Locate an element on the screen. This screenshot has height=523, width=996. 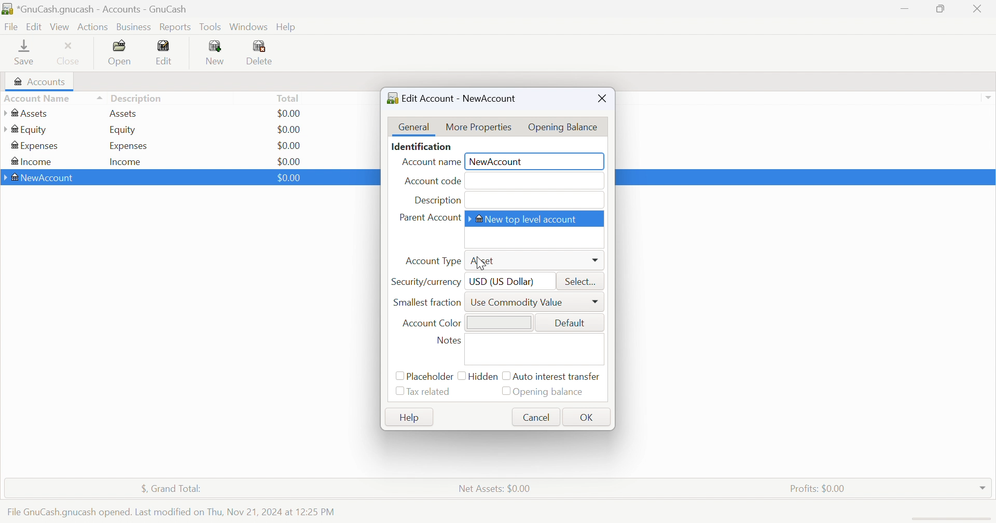
Help is located at coordinates (407, 417).